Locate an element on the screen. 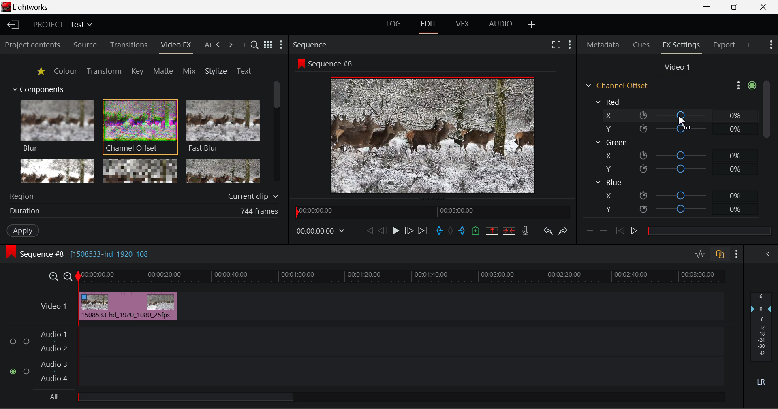 Image resolution: width=778 pixels, height=409 pixels. Scroll Bar is located at coordinates (766, 151).